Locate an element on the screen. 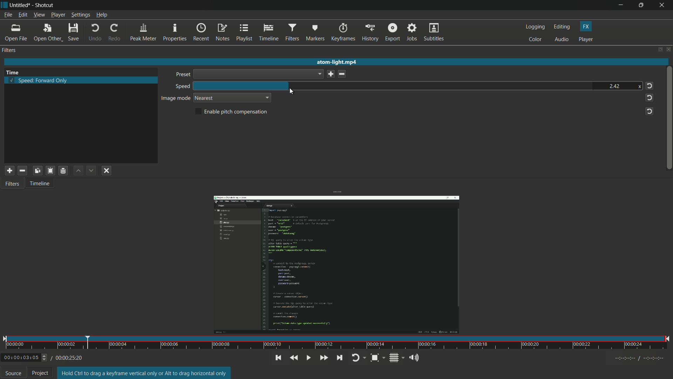 This screenshot has height=379, width=673. filters is located at coordinates (10, 50).